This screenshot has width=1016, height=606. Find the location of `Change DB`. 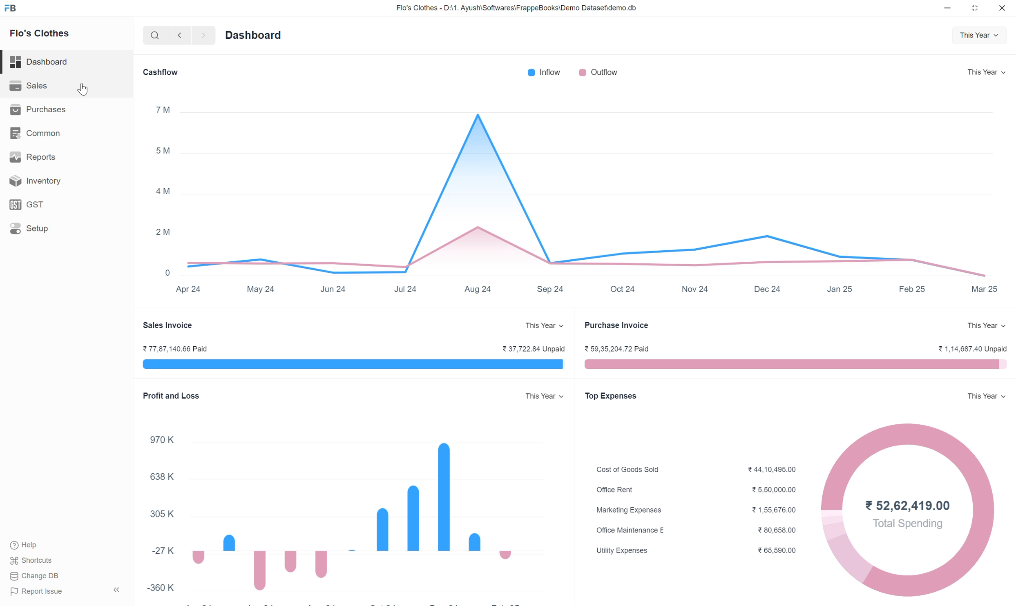

Change DB is located at coordinates (35, 575).